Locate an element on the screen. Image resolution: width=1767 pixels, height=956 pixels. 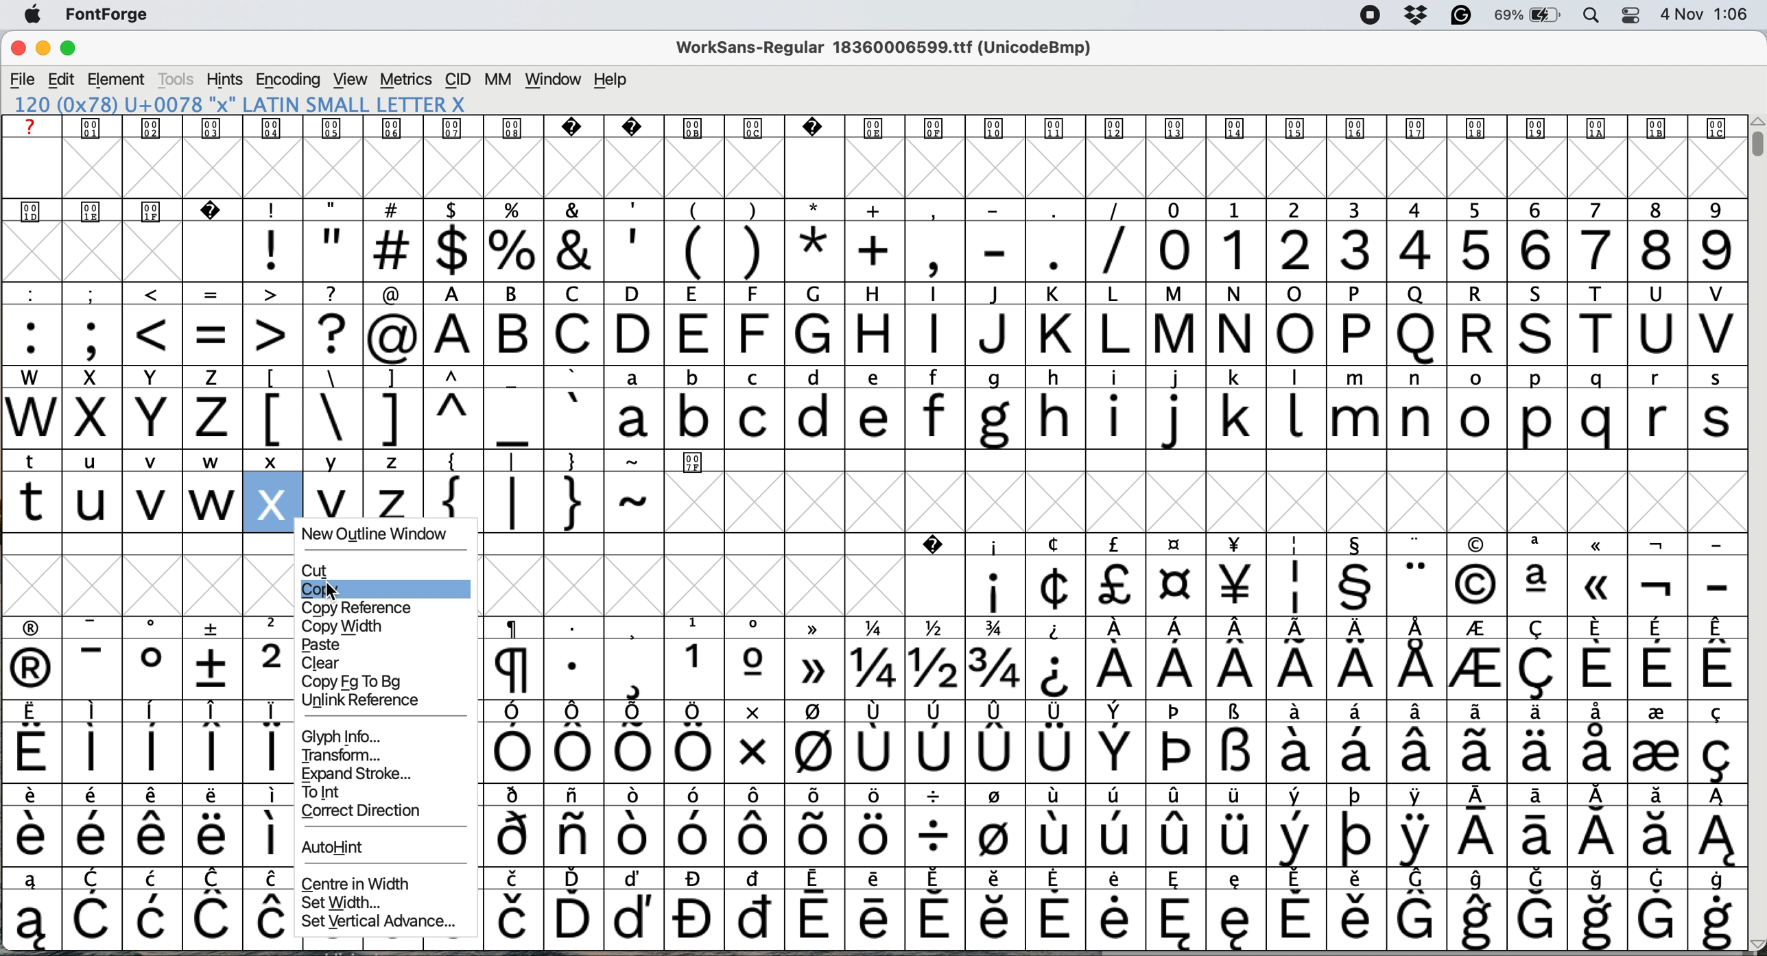
grammarly is located at coordinates (1459, 16).